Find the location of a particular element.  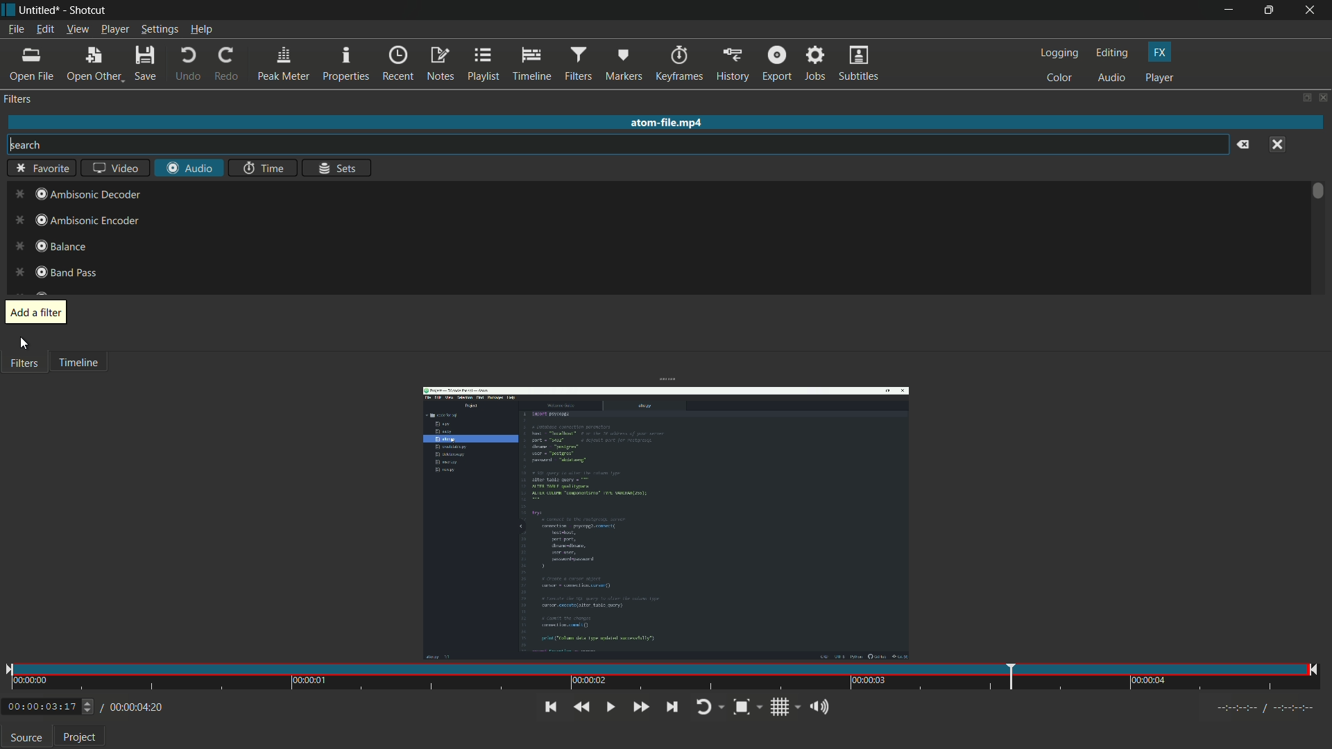

undo is located at coordinates (187, 63).